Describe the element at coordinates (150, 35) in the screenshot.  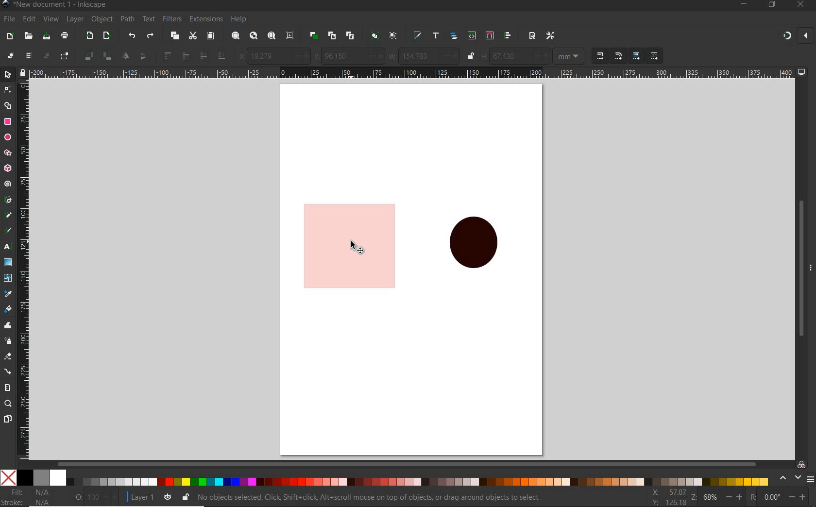
I see `redo` at that location.